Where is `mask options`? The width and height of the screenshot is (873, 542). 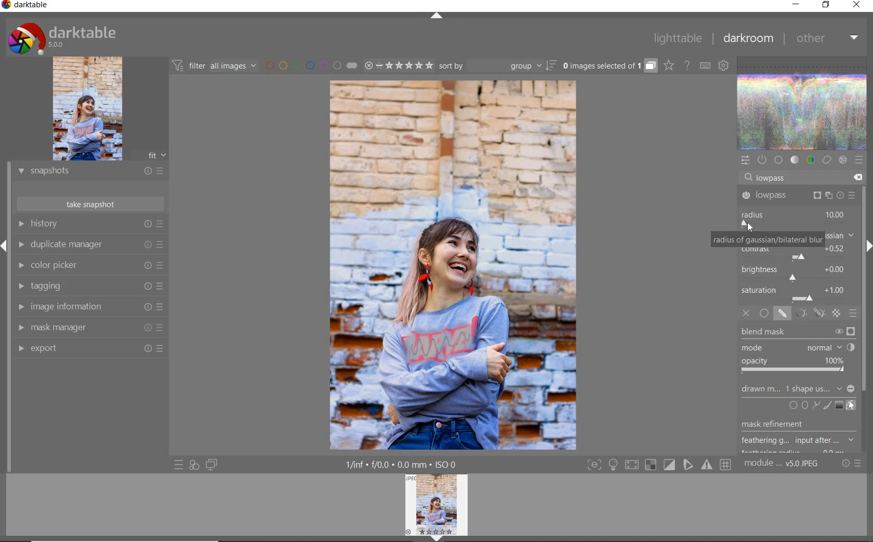 mask options is located at coordinates (808, 314).